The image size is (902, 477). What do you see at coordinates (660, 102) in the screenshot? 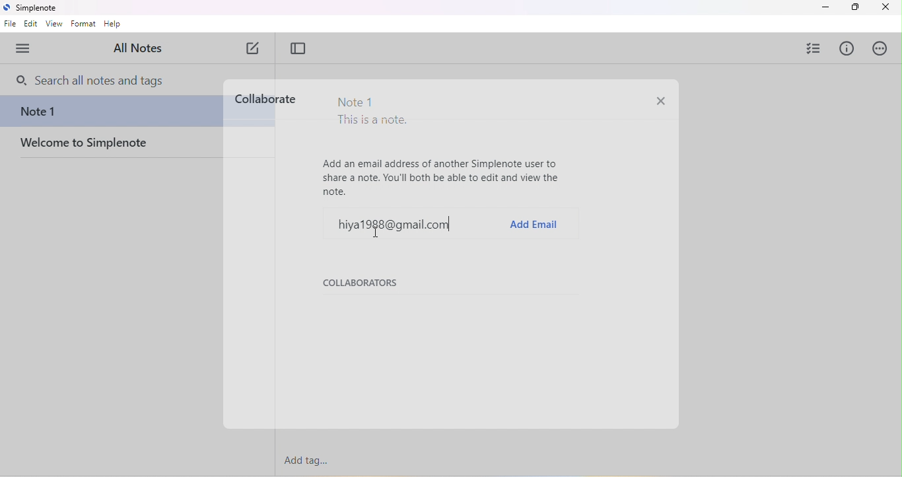
I see `close` at bounding box center [660, 102].